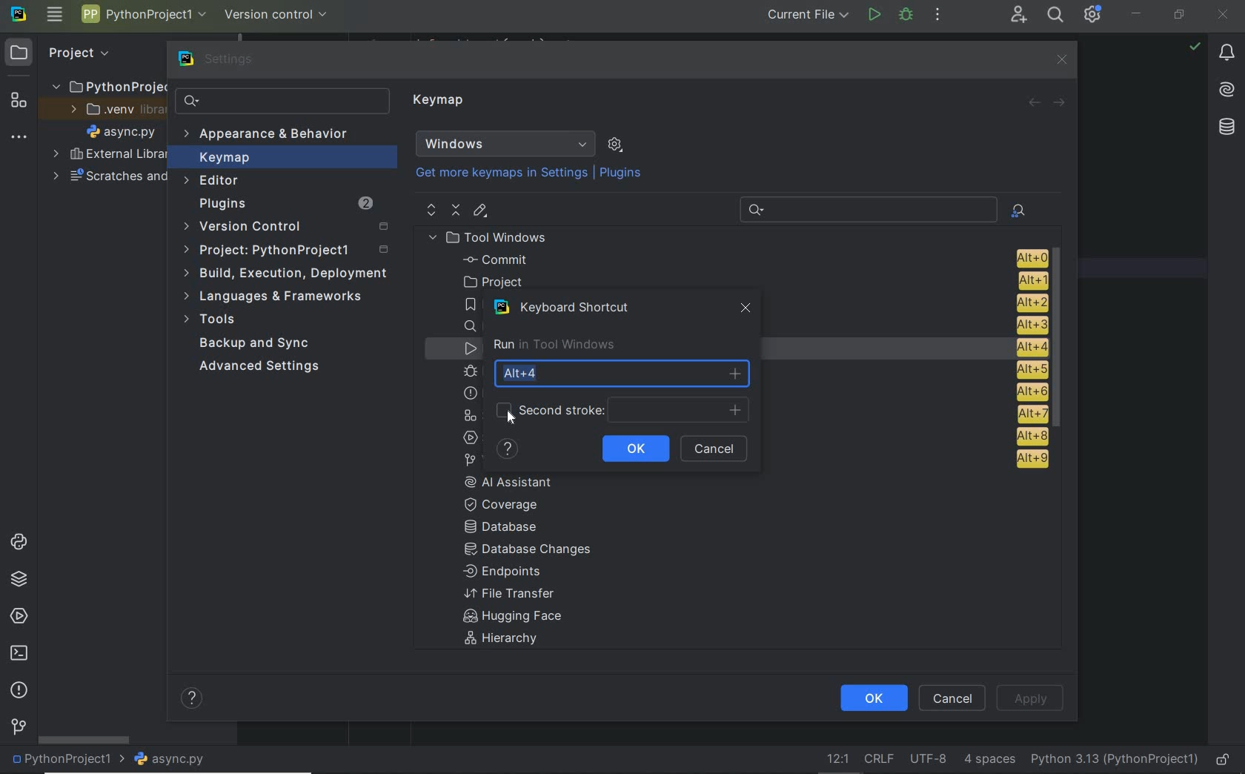 The image size is (1245, 774). Describe the element at coordinates (1027, 324) in the screenshot. I see `alt +3` at that location.